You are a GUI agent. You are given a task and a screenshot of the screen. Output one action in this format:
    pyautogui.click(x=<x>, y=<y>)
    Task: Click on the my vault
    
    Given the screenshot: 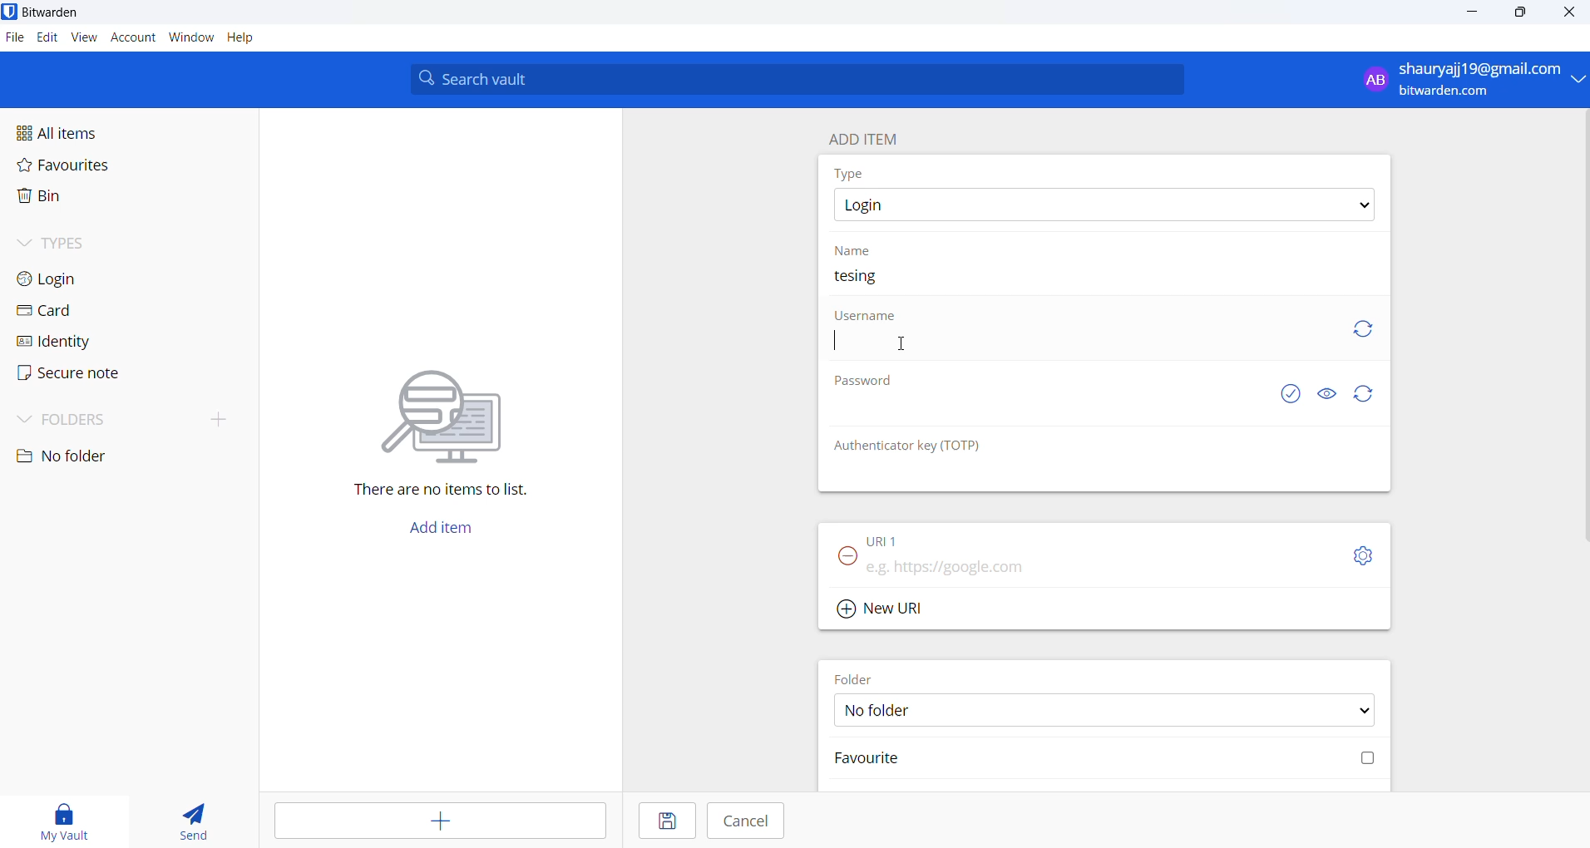 What is the action you would take?
    pyautogui.click(x=67, y=819)
    